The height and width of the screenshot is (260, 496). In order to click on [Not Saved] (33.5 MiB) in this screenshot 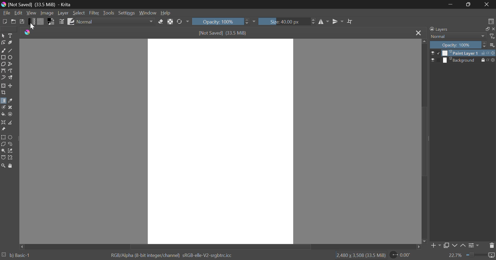, I will do `click(223, 33)`.